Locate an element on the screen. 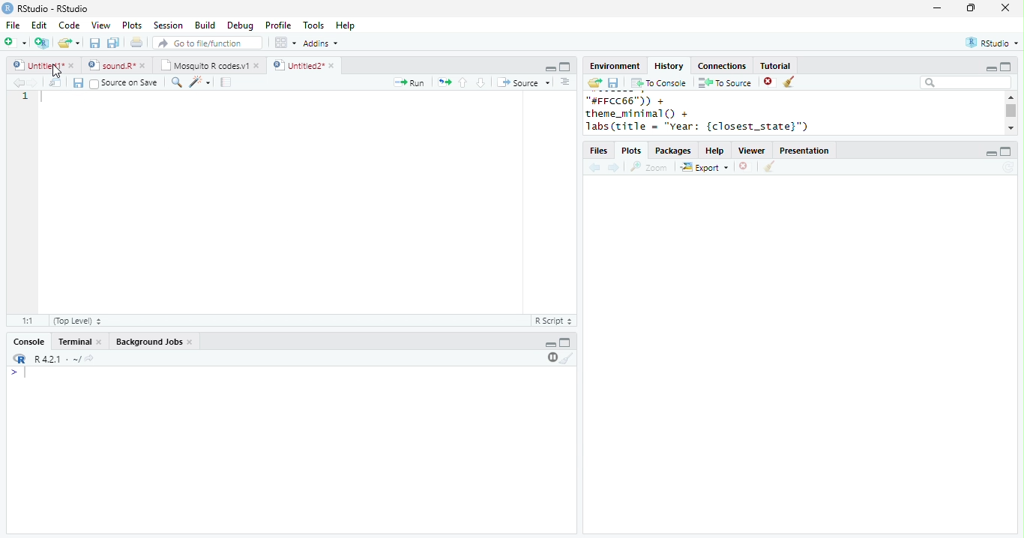 The width and height of the screenshot is (1024, 538). Untitled 1 is located at coordinates (36, 64).